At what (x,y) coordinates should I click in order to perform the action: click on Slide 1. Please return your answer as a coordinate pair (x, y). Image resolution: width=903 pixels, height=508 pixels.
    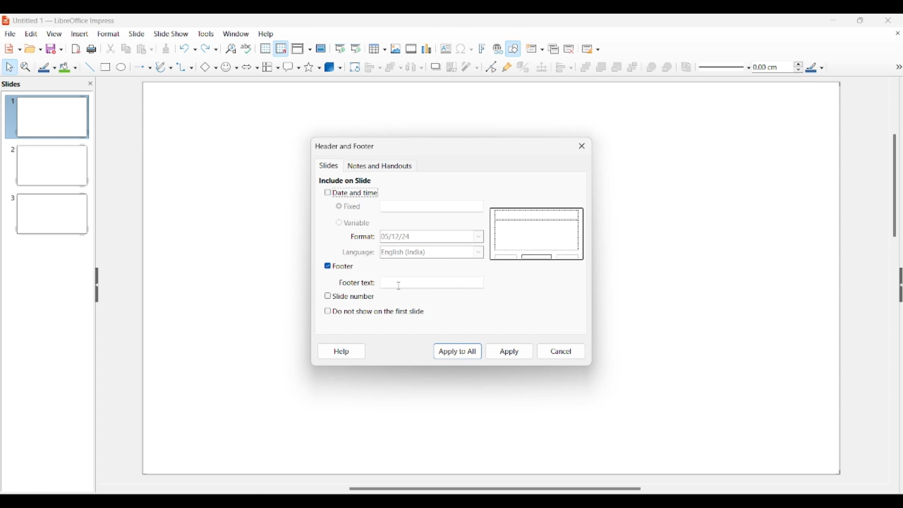
    Looking at the image, I should click on (48, 117).